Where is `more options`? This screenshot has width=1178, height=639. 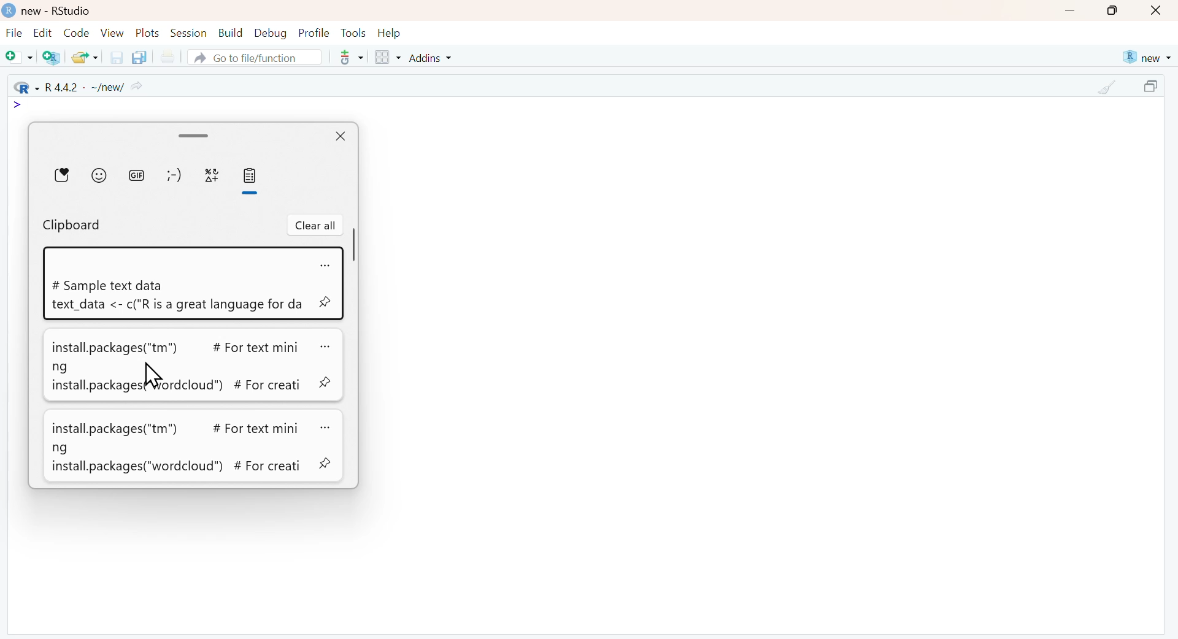
more options is located at coordinates (350, 57).